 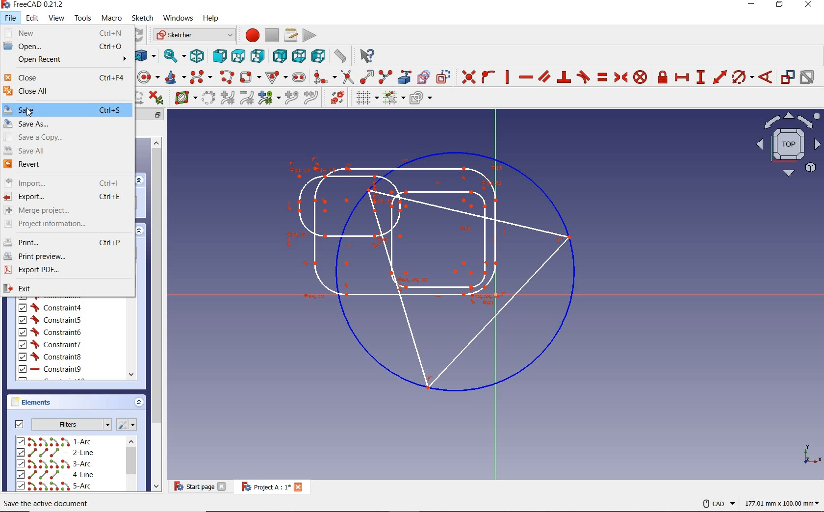 I want to click on bottom, so click(x=299, y=56).